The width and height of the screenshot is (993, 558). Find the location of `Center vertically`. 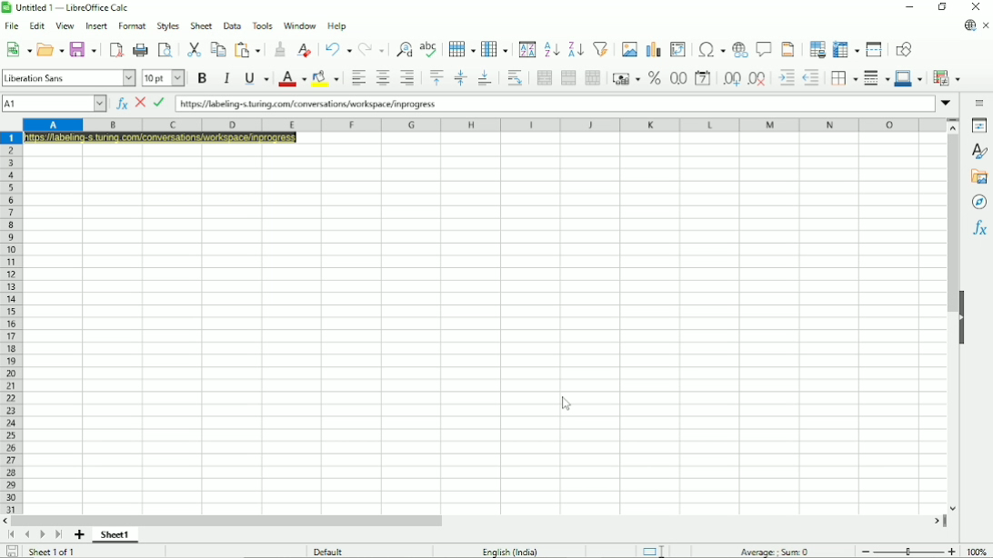

Center vertically is located at coordinates (460, 78).